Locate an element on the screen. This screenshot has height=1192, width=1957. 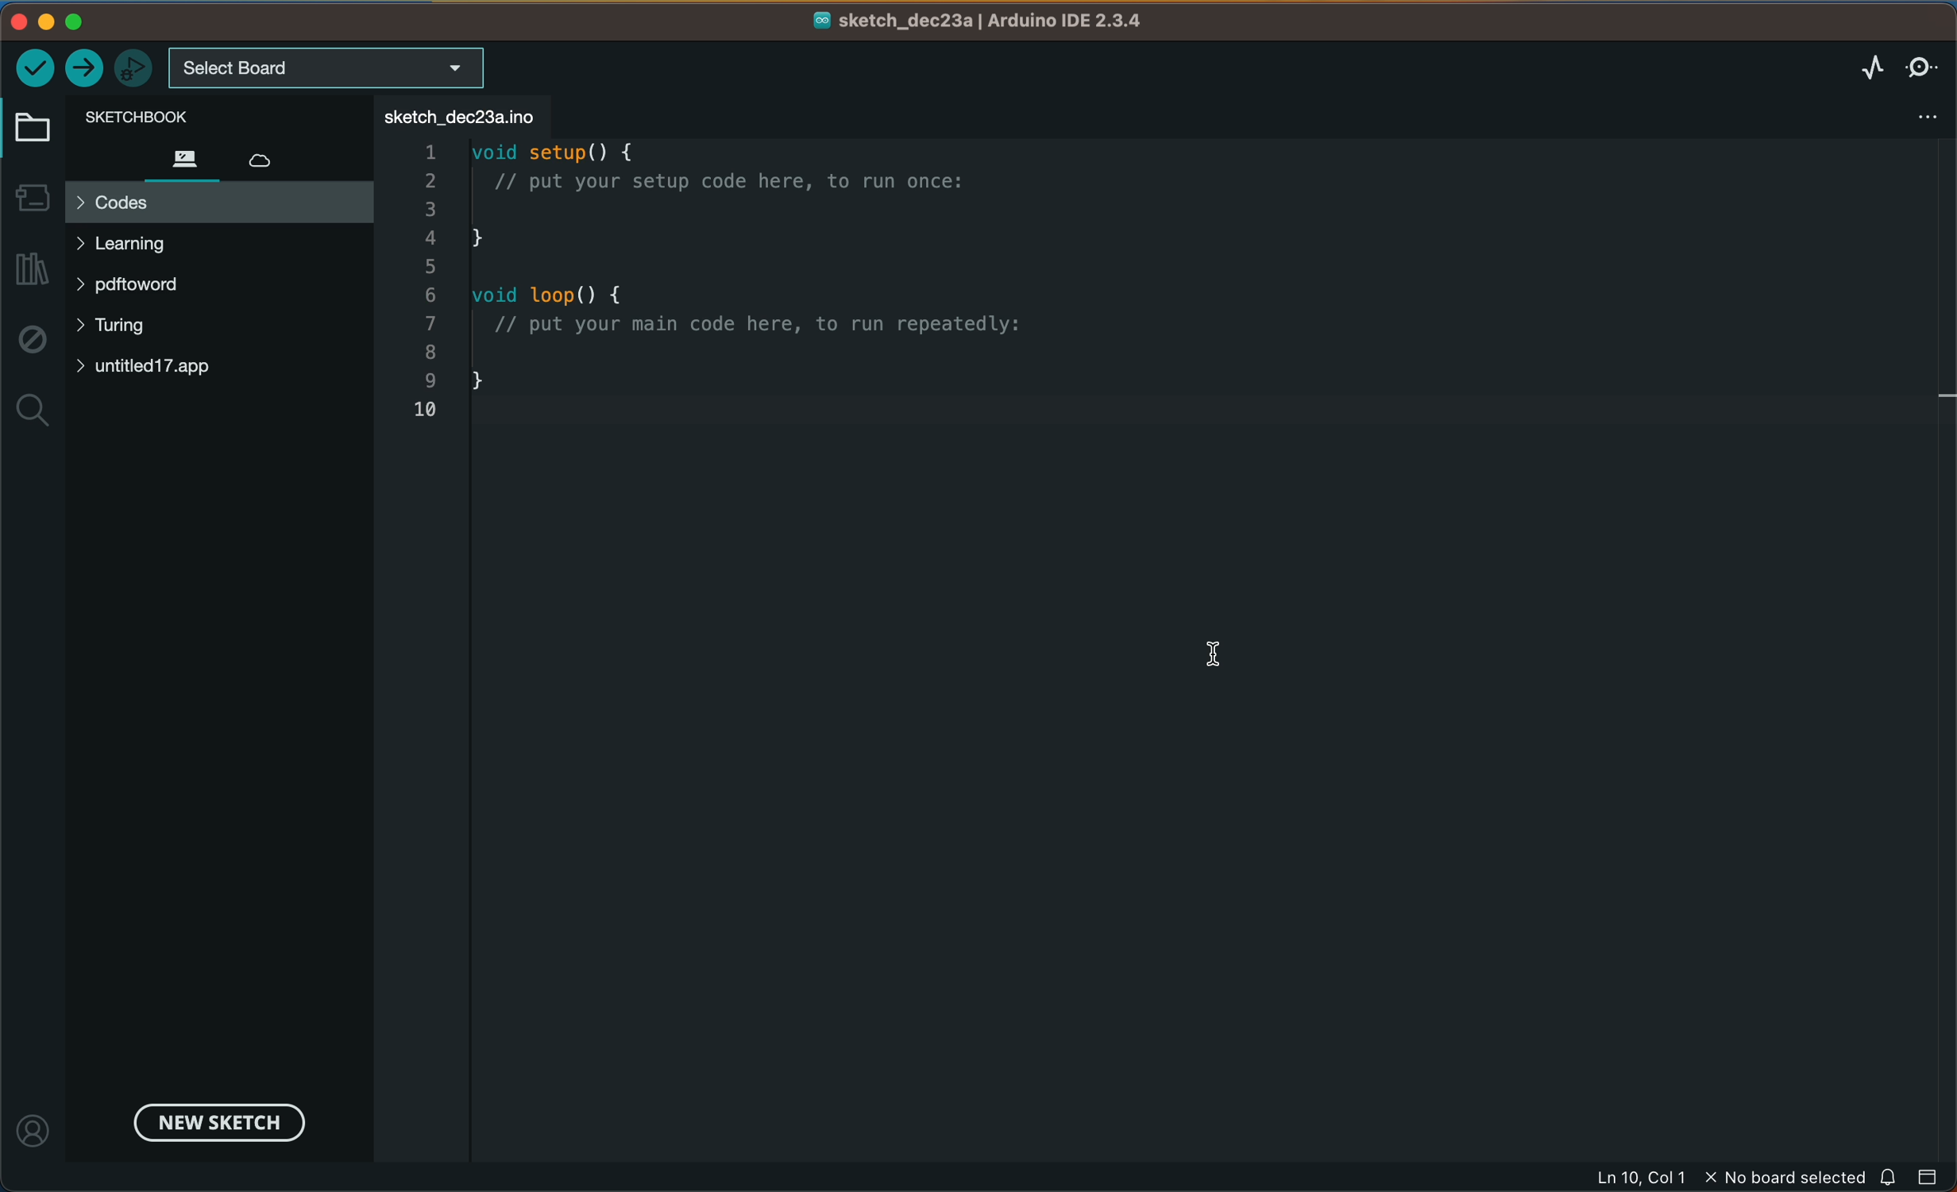
tab deleted is located at coordinates (611, 118).